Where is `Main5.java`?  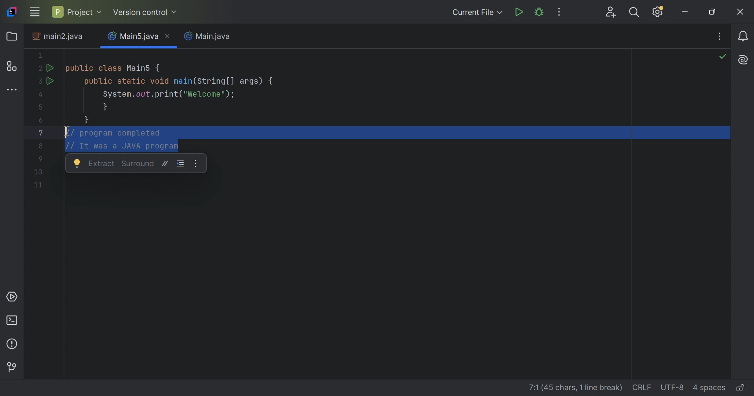 Main5.java is located at coordinates (133, 35).